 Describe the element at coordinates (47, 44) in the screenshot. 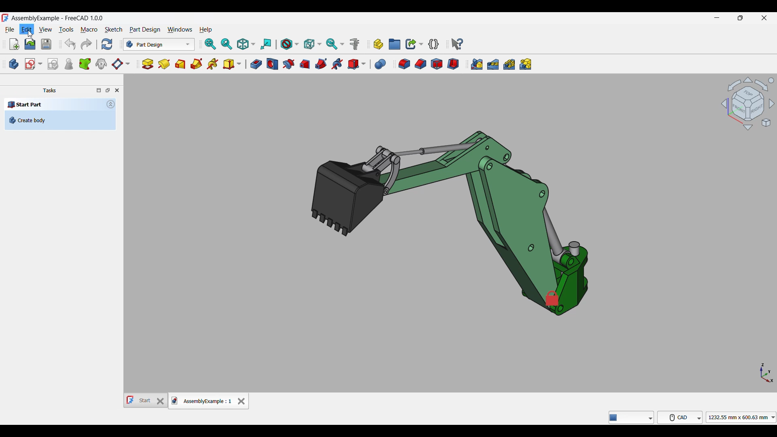

I see `Save` at that location.